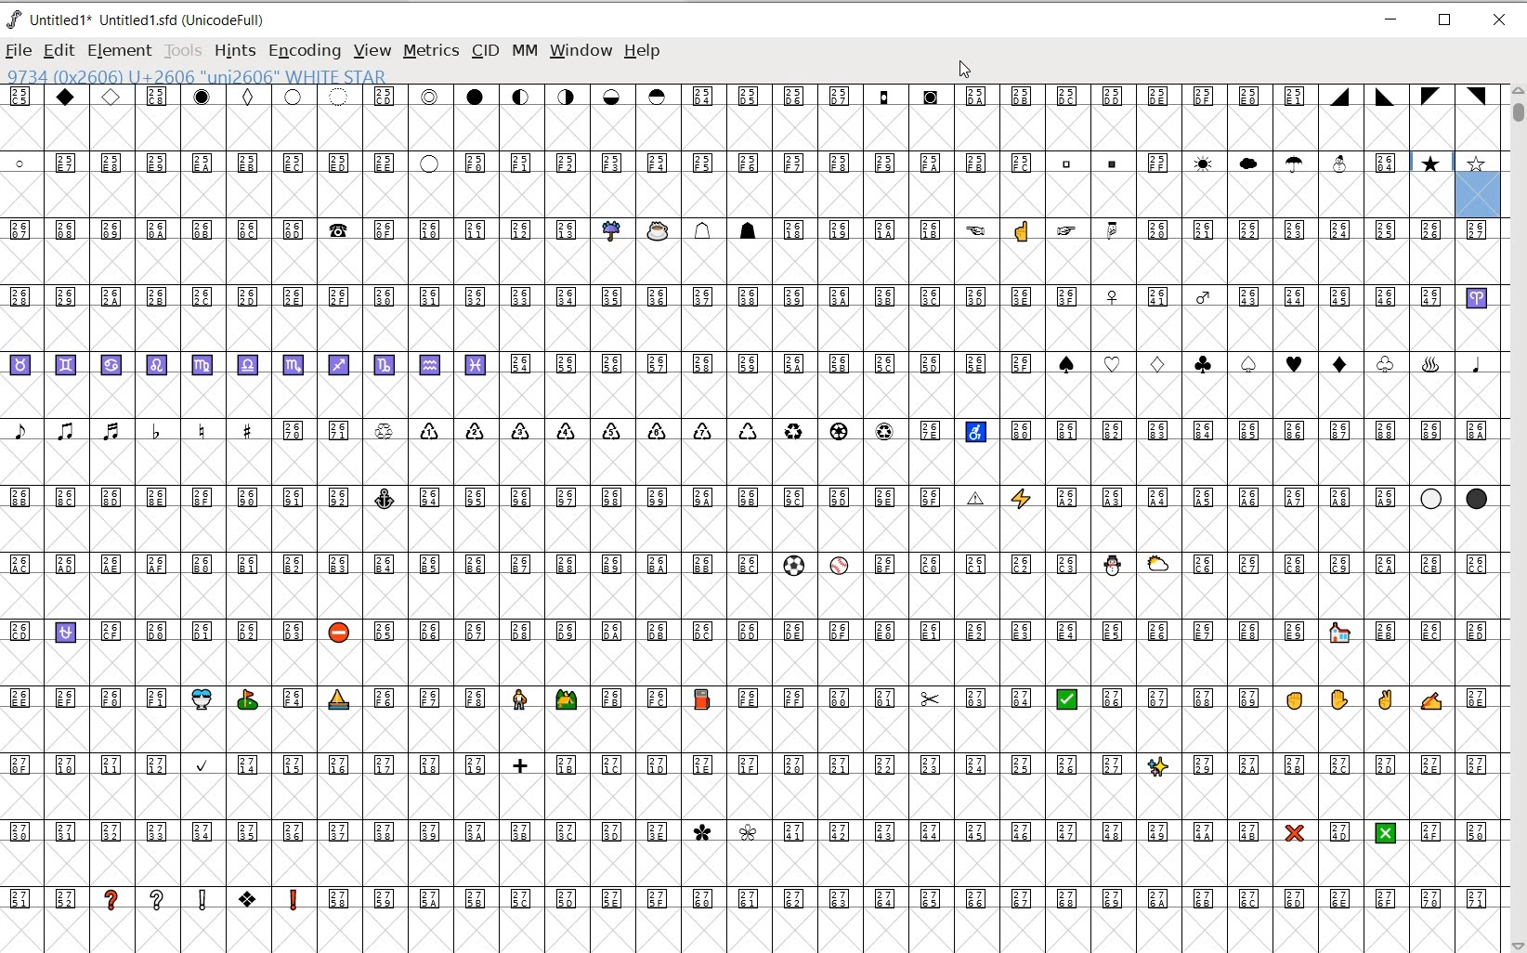 The image size is (1527, 953). I want to click on SCROLLBAR, so click(1516, 518).